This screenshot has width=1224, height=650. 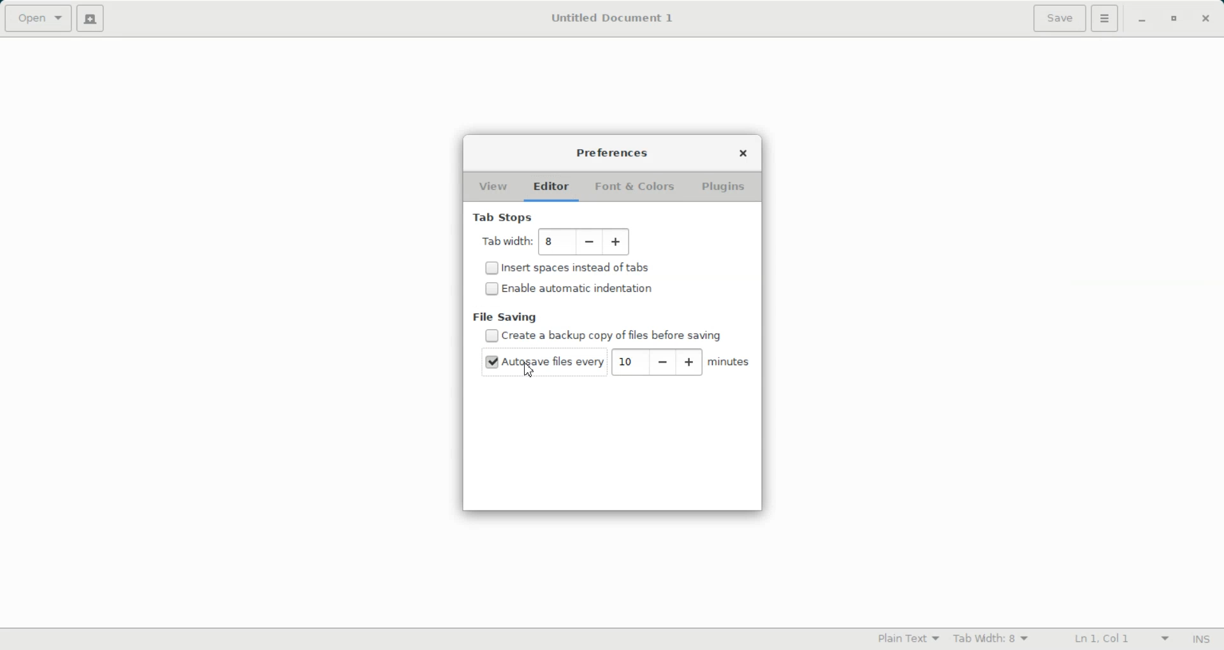 What do you see at coordinates (990, 639) in the screenshot?
I see `Tab Width` at bounding box center [990, 639].